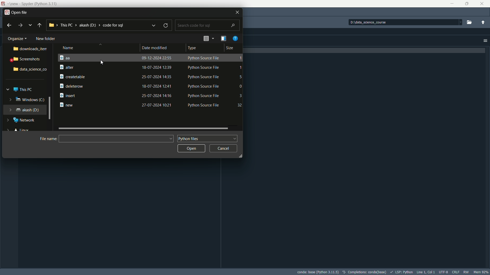 The image size is (490, 275). Describe the element at coordinates (144, 128) in the screenshot. I see `Scrollbar` at that location.